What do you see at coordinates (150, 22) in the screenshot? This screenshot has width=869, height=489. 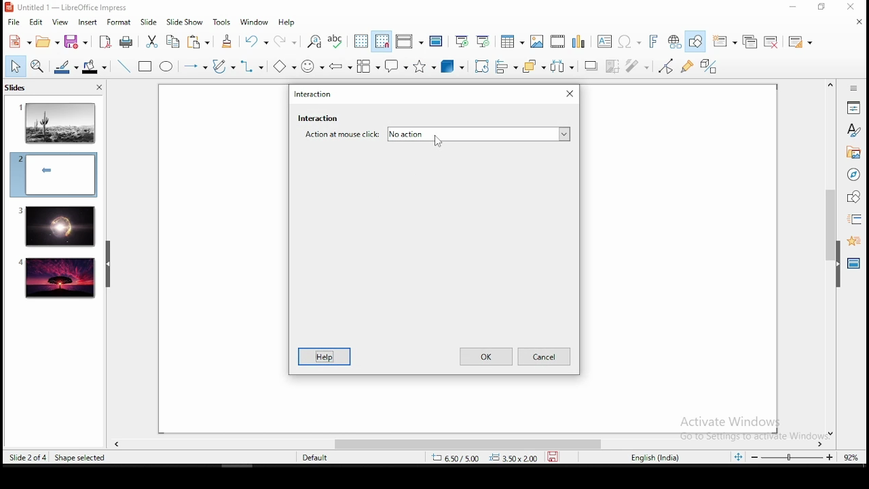 I see `slide` at bounding box center [150, 22].